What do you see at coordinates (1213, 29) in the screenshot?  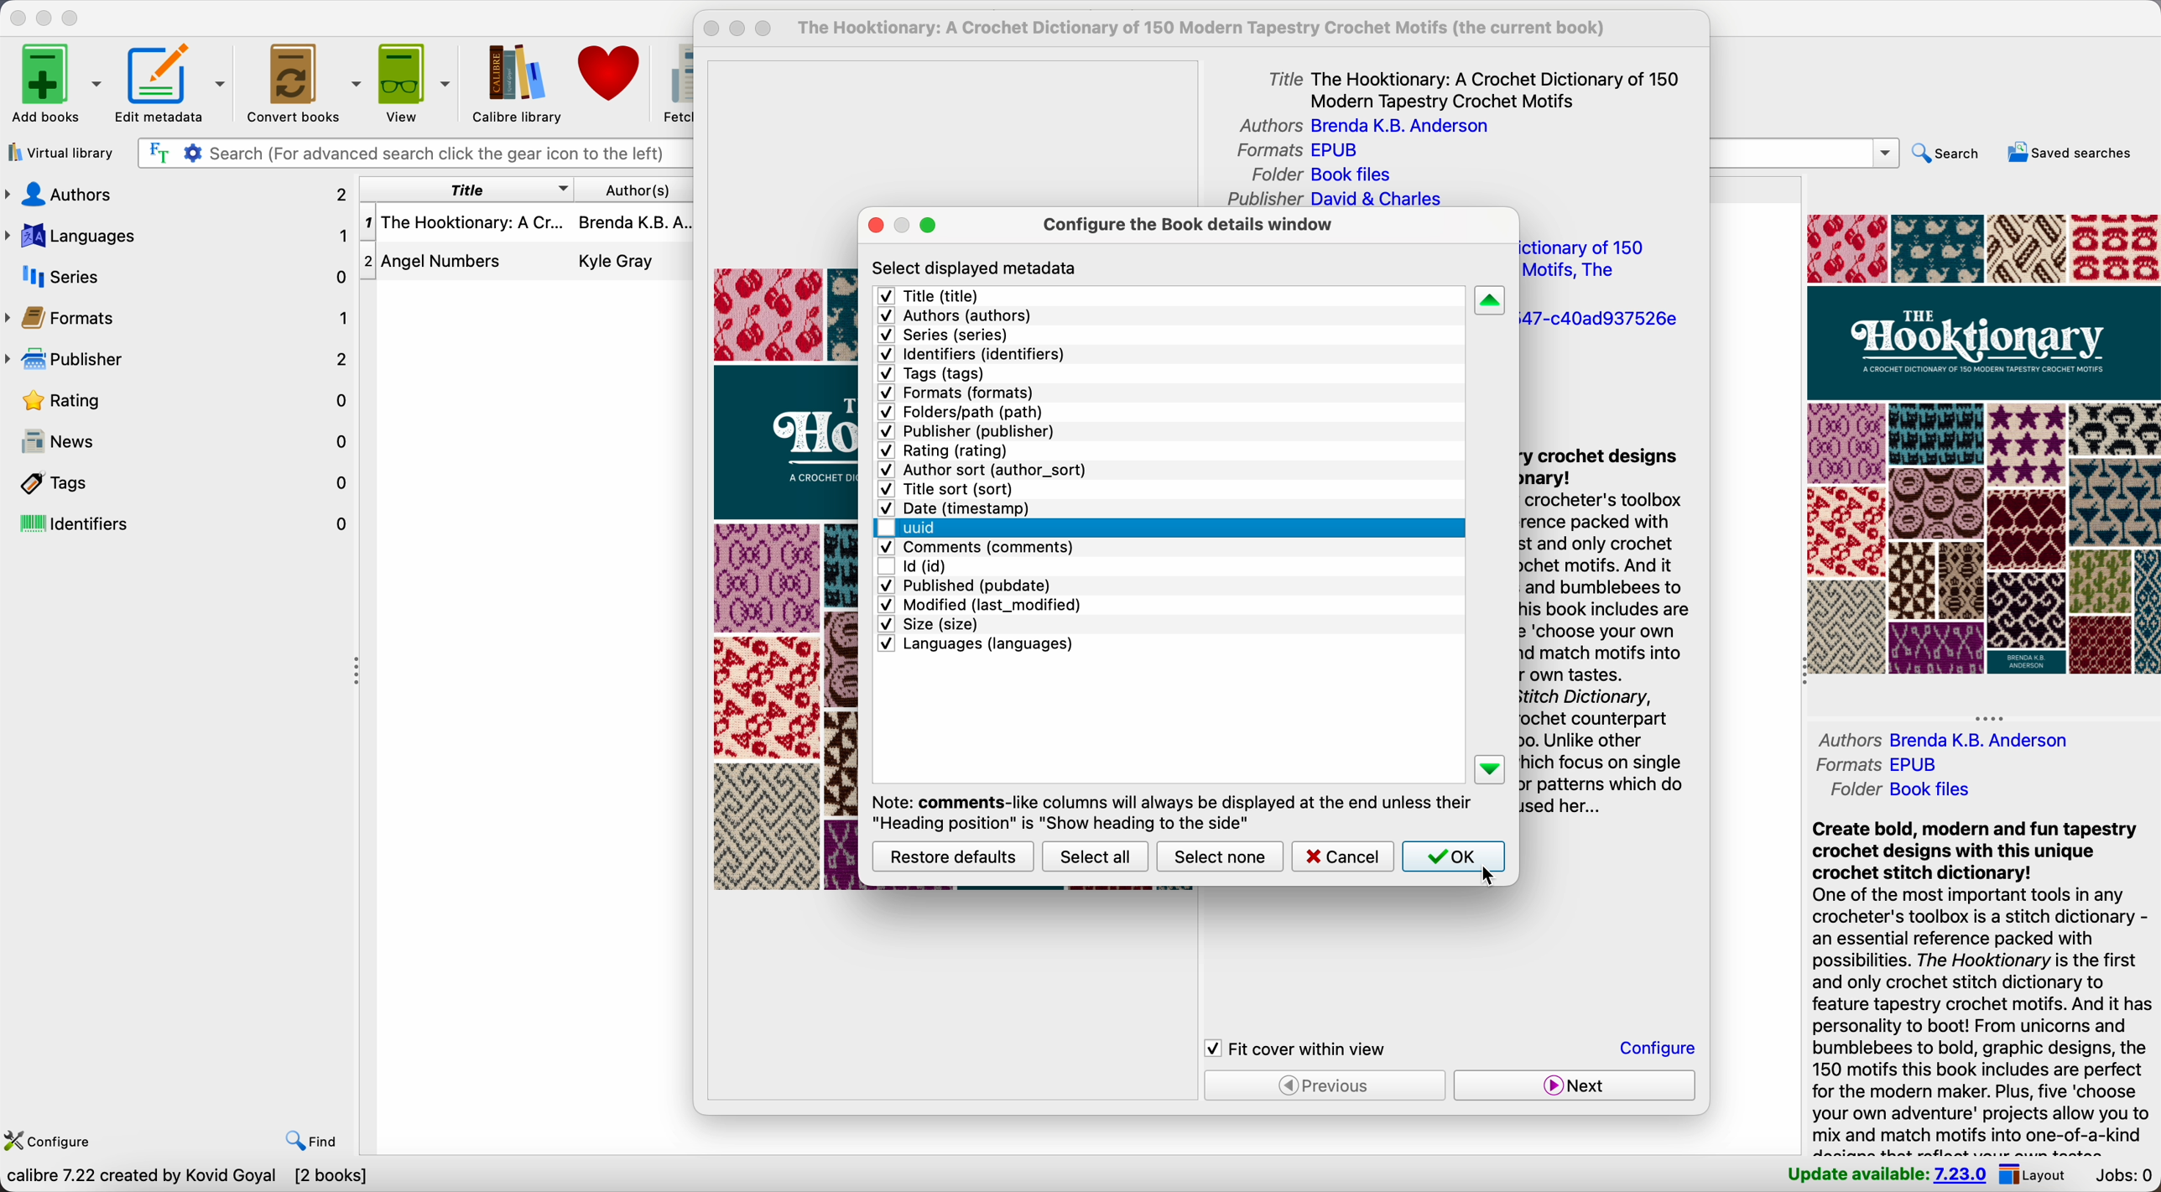 I see `current book` at bounding box center [1213, 29].